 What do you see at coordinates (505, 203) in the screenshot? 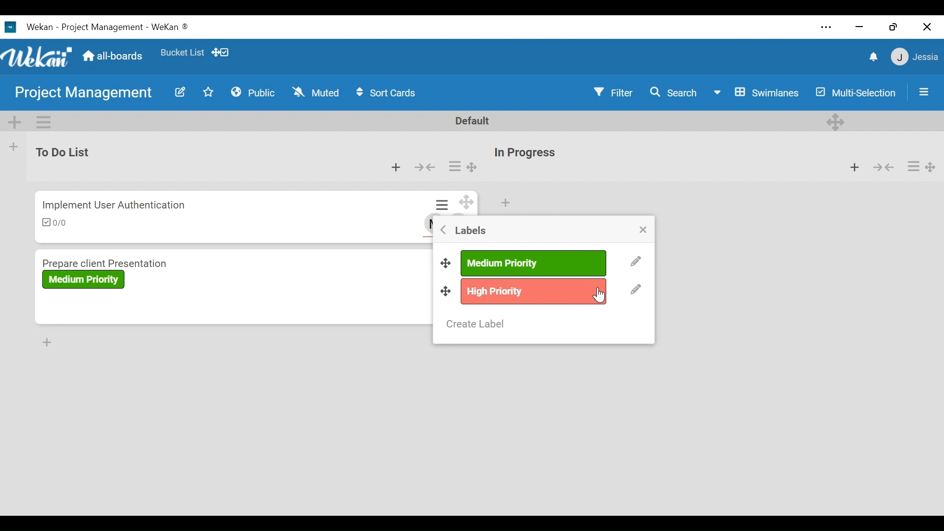
I see `Add card to top of the list` at bounding box center [505, 203].